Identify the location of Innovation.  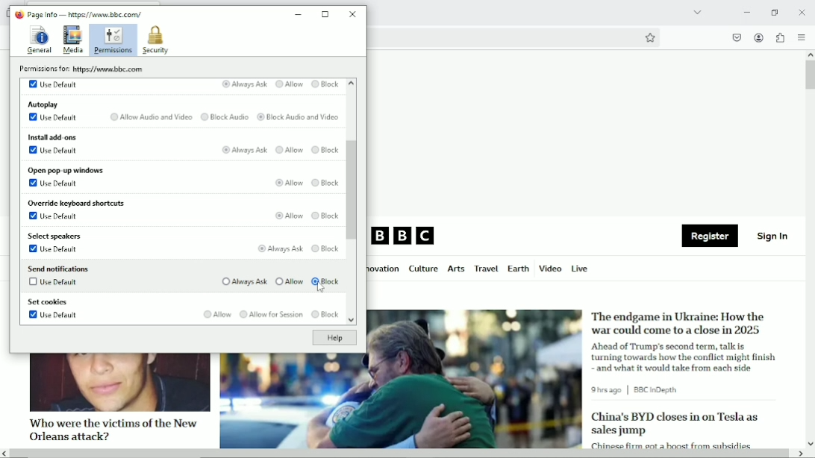
(384, 269).